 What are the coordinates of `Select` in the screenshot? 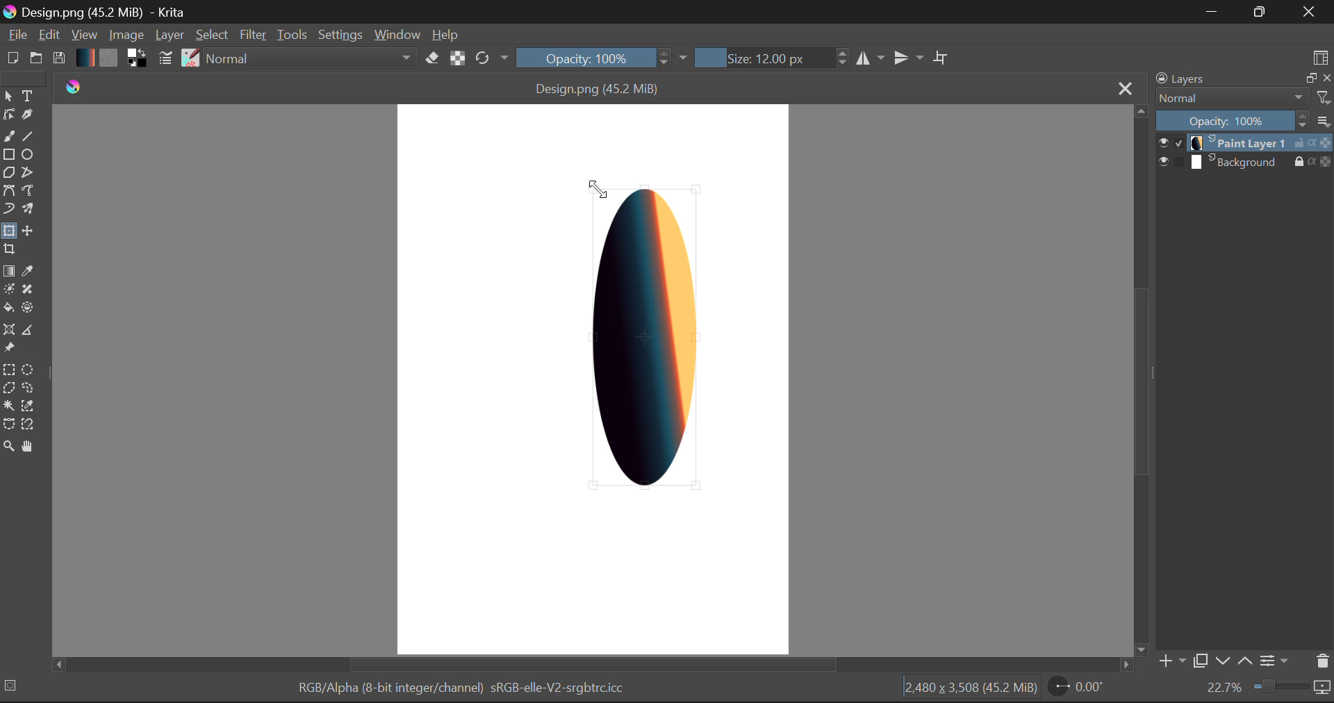 It's located at (8, 95).